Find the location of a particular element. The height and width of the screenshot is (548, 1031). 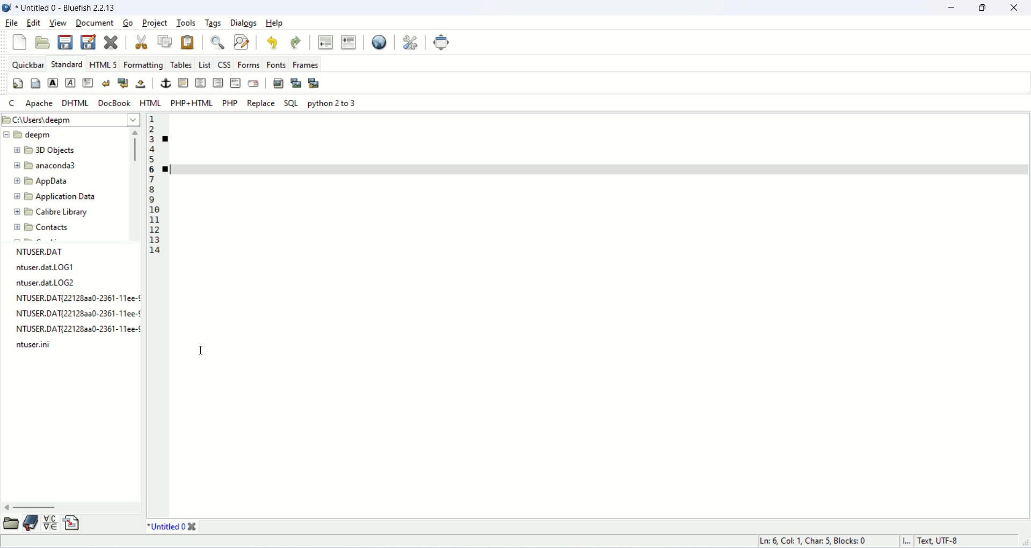

unindent is located at coordinates (325, 43).